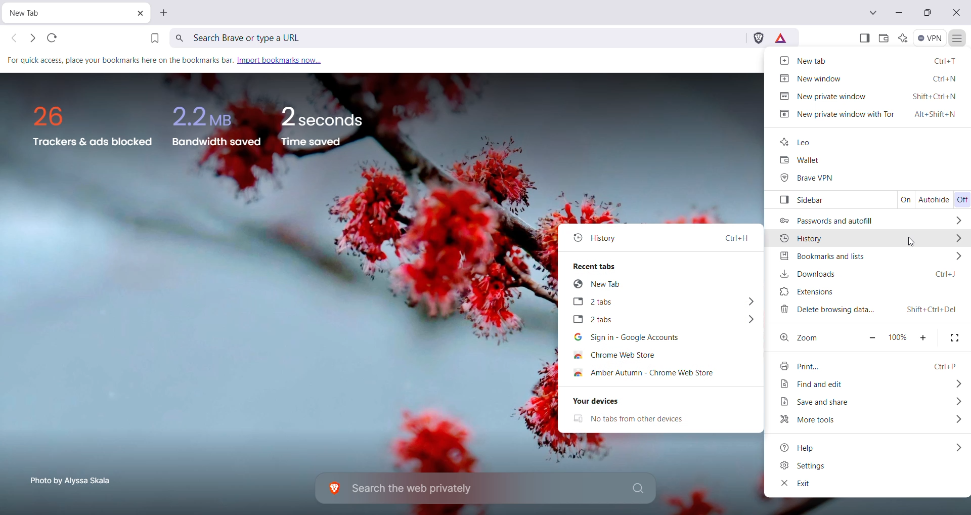  What do you see at coordinates (869, 420) in the screenshot?
I see `More tools` at bounding box center [869, 420].